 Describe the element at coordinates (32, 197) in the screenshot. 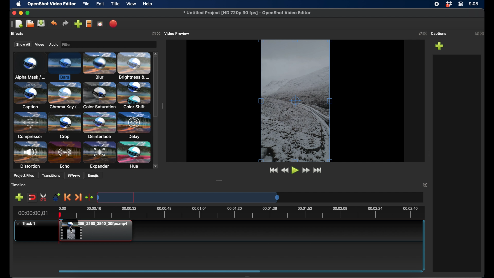

I see `disable snapping` at that location.